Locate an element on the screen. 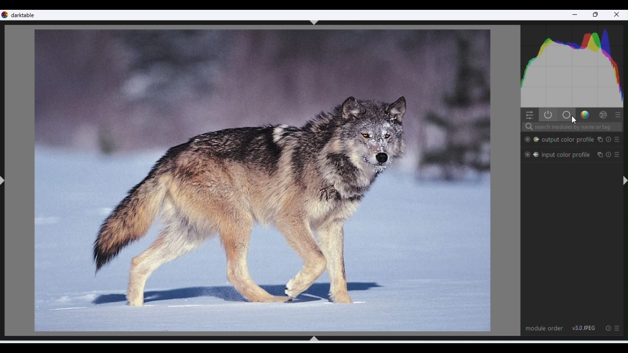 The width and height of the screenshot is (628, 353). ctrl+shift+r is located at coordinates (624, 180).